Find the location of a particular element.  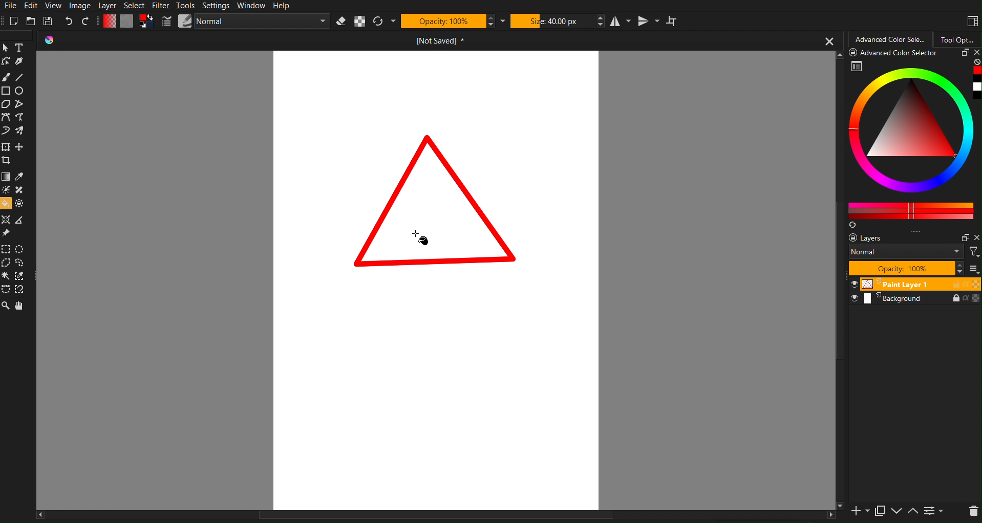

edit shapes tool is located at coordinates (7, 62).